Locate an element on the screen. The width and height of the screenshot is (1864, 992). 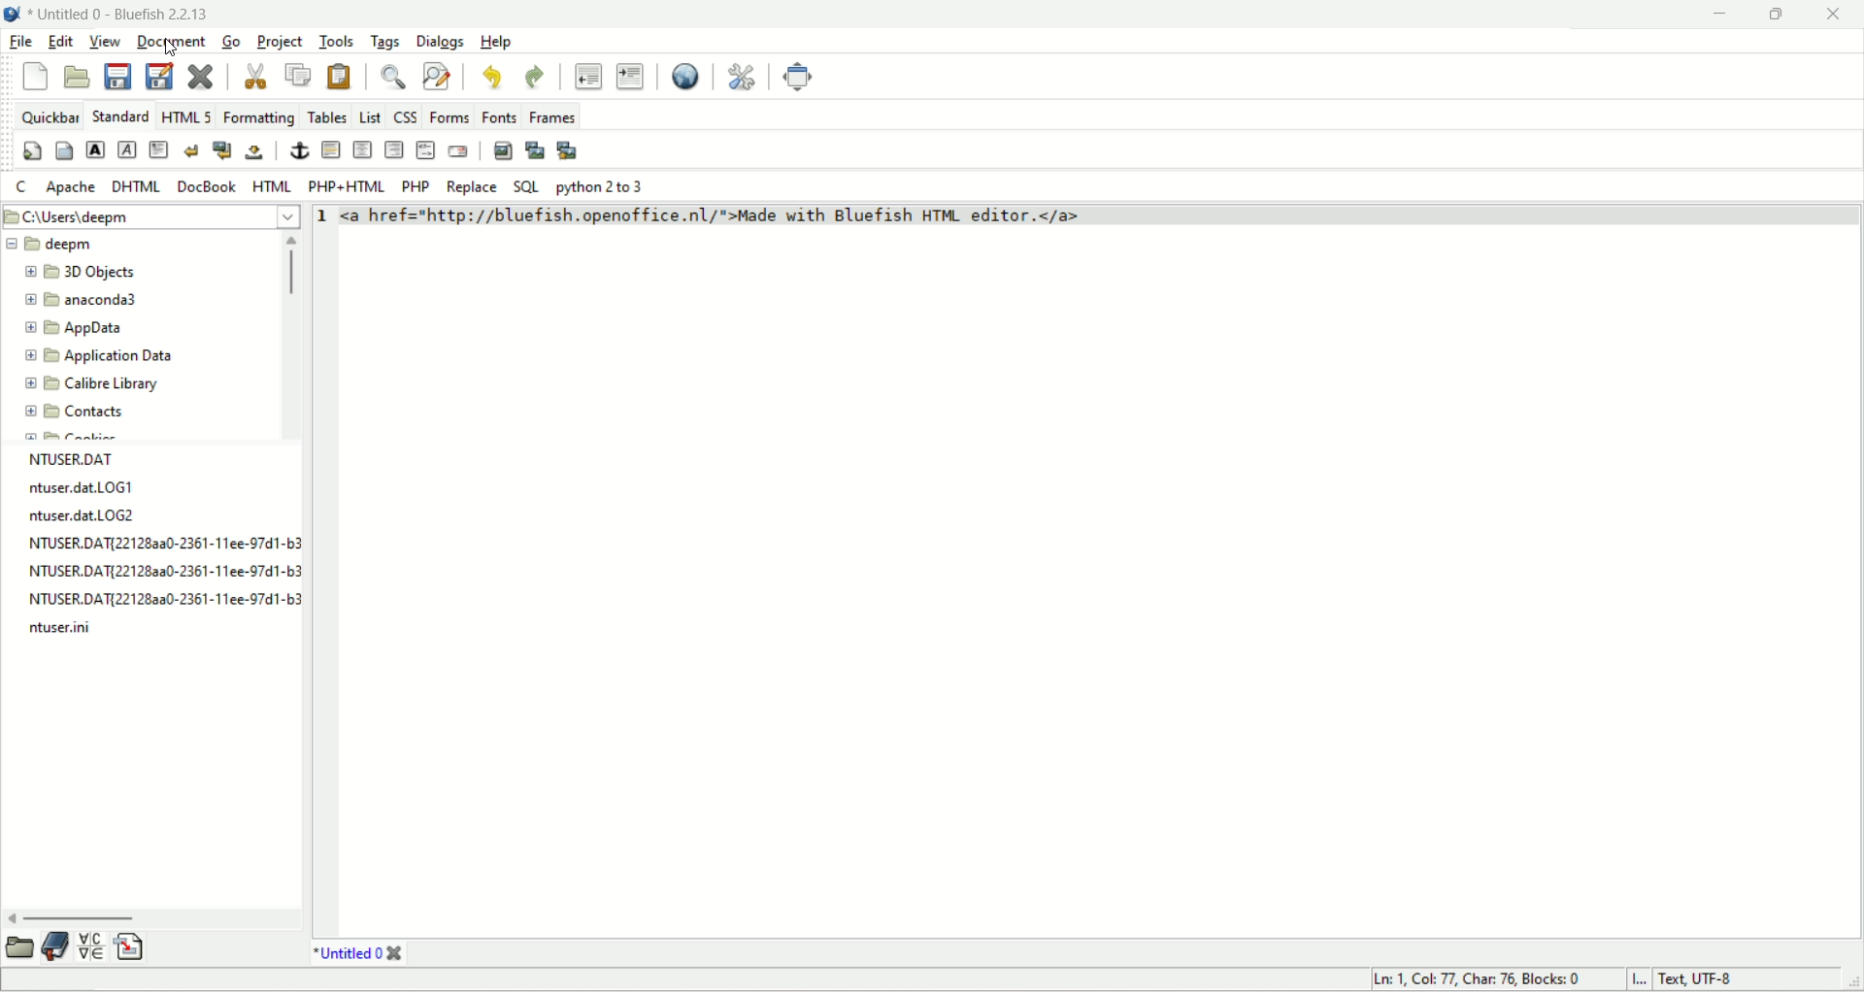
edit is located at coordinates (63, 44).